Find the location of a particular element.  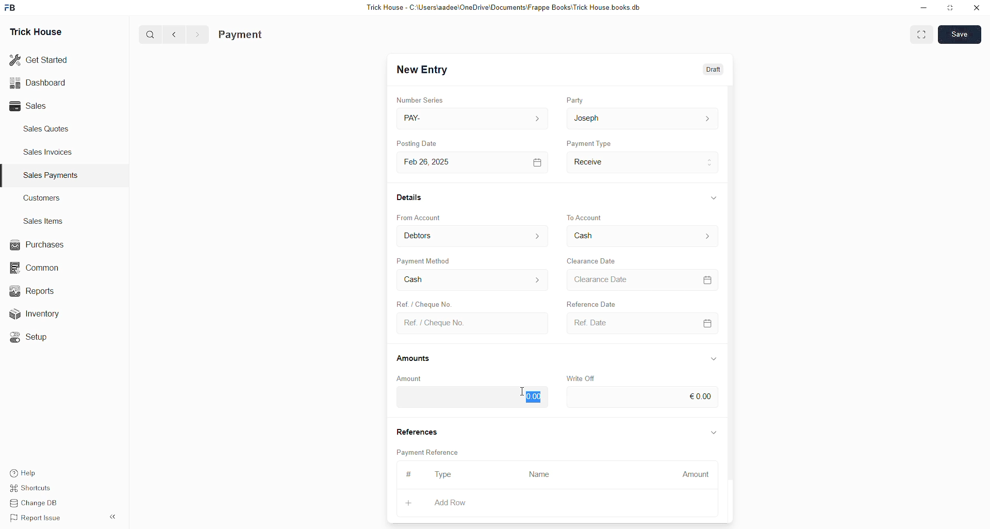

Save is located at coordinates (959, 34).